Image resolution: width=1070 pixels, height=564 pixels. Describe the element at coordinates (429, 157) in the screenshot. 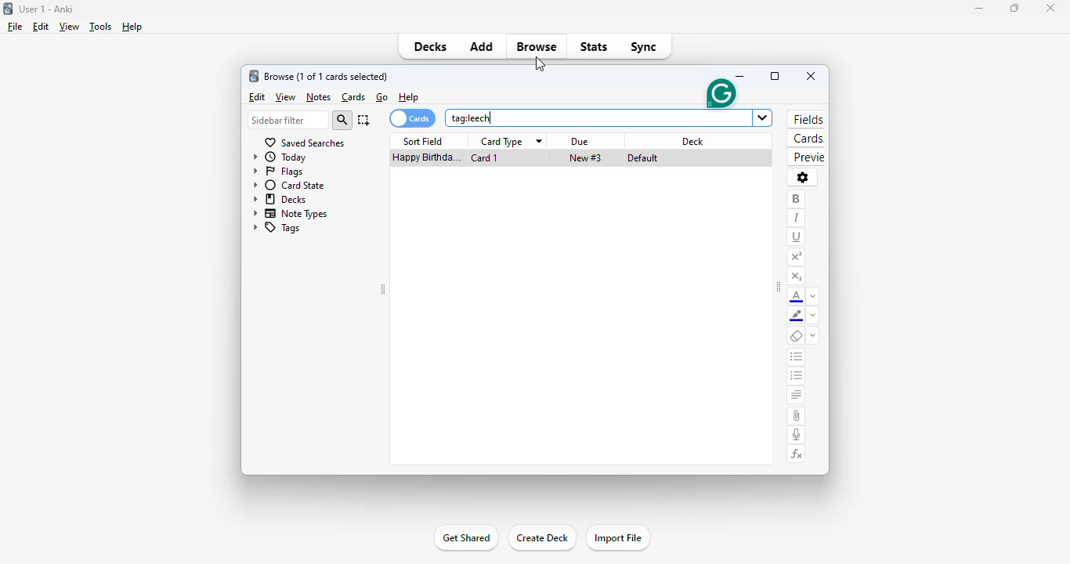

I see `happy birthday song!!!.mp3` at that location.